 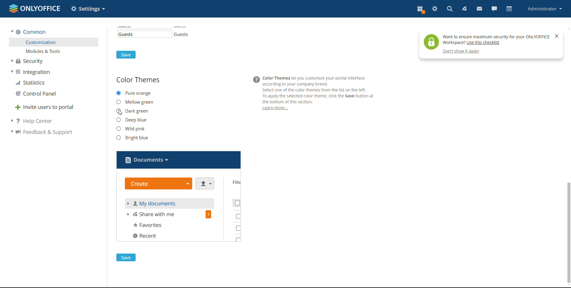 I want to click on cursor, so click(x=122, y=115).